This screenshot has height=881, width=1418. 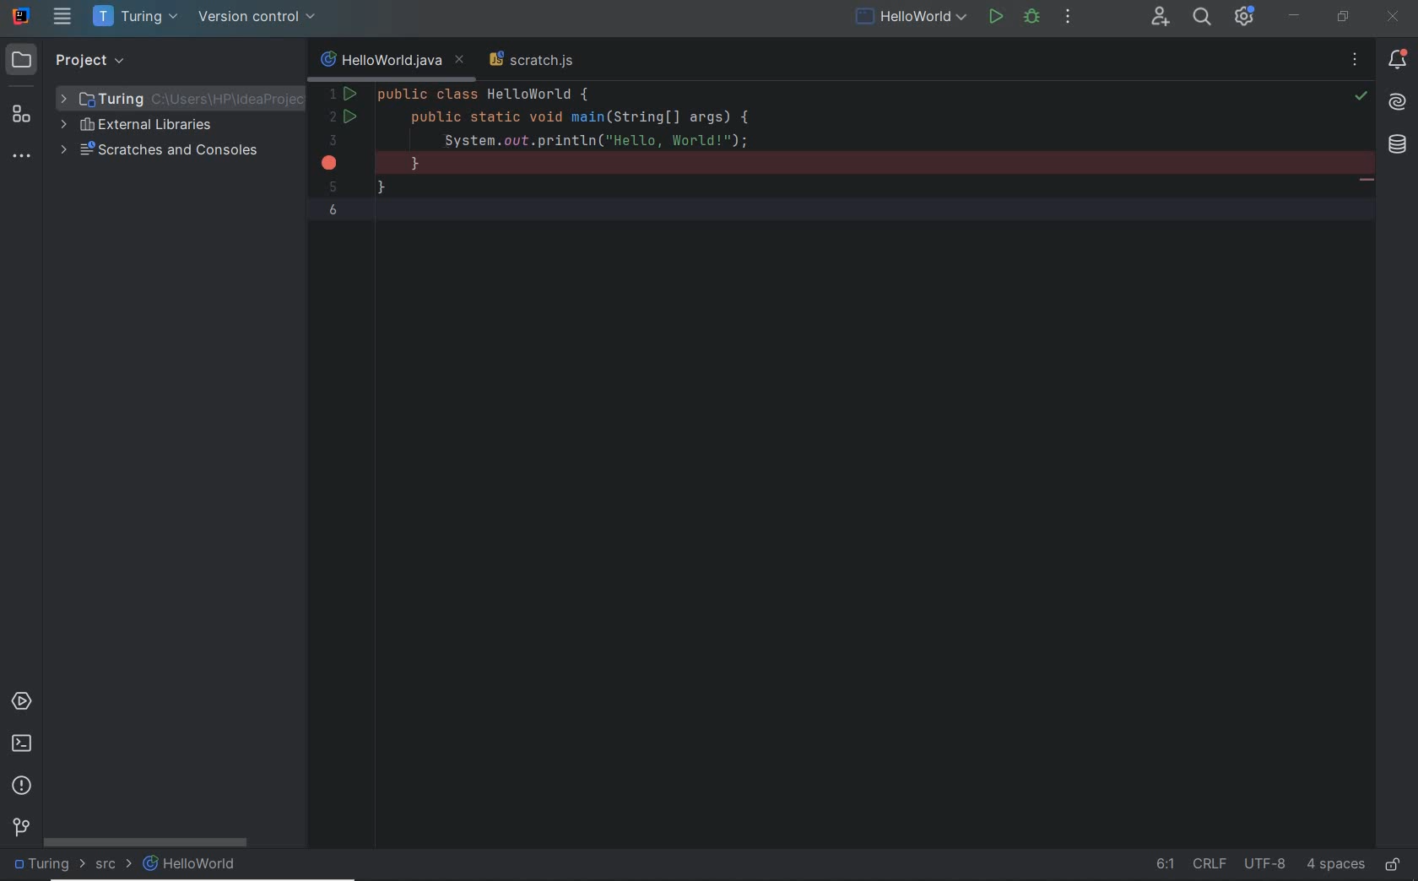 What do you see at coordinates (20, 157) in the screenshot?
I see `more tool windows` at bounding box center [20, 157].